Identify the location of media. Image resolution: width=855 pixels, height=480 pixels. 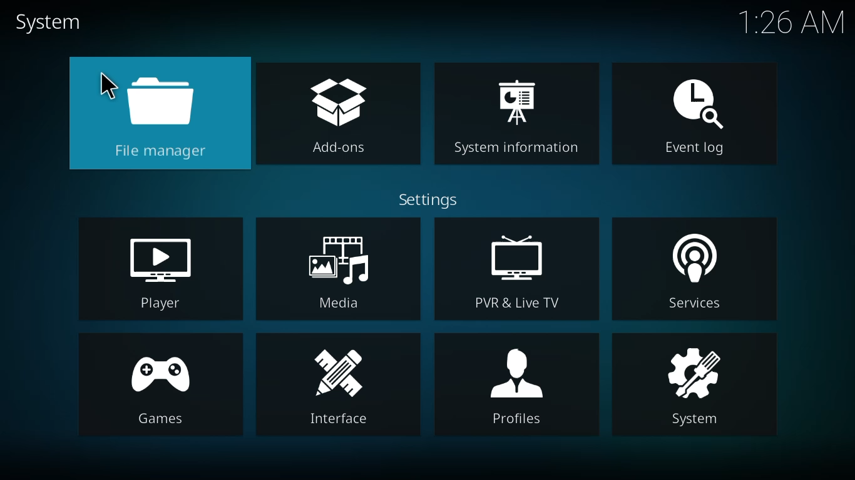
(343, 269).